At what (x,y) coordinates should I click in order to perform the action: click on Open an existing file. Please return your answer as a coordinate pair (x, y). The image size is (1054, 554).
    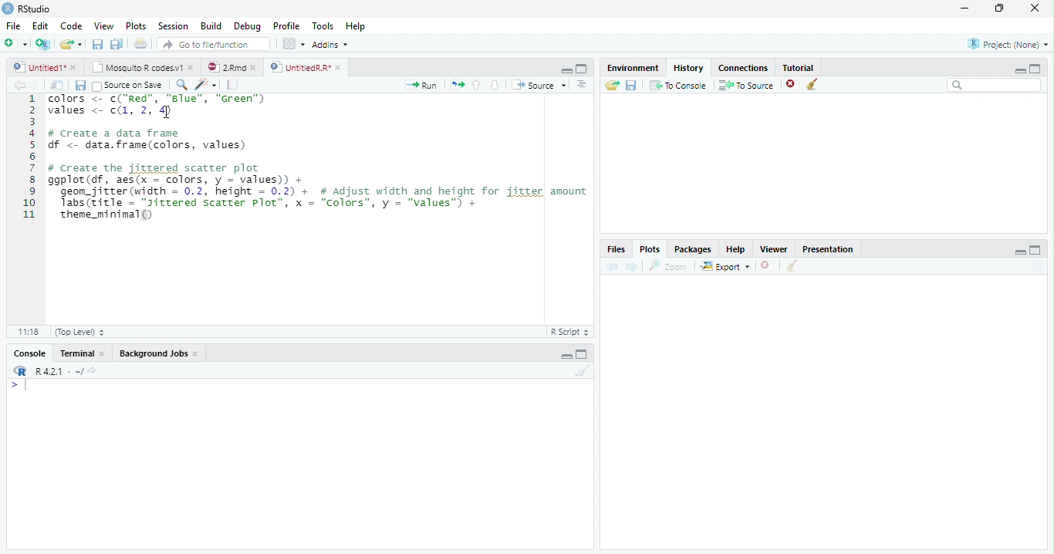
    Looking at the image, I should click on (65, 44).